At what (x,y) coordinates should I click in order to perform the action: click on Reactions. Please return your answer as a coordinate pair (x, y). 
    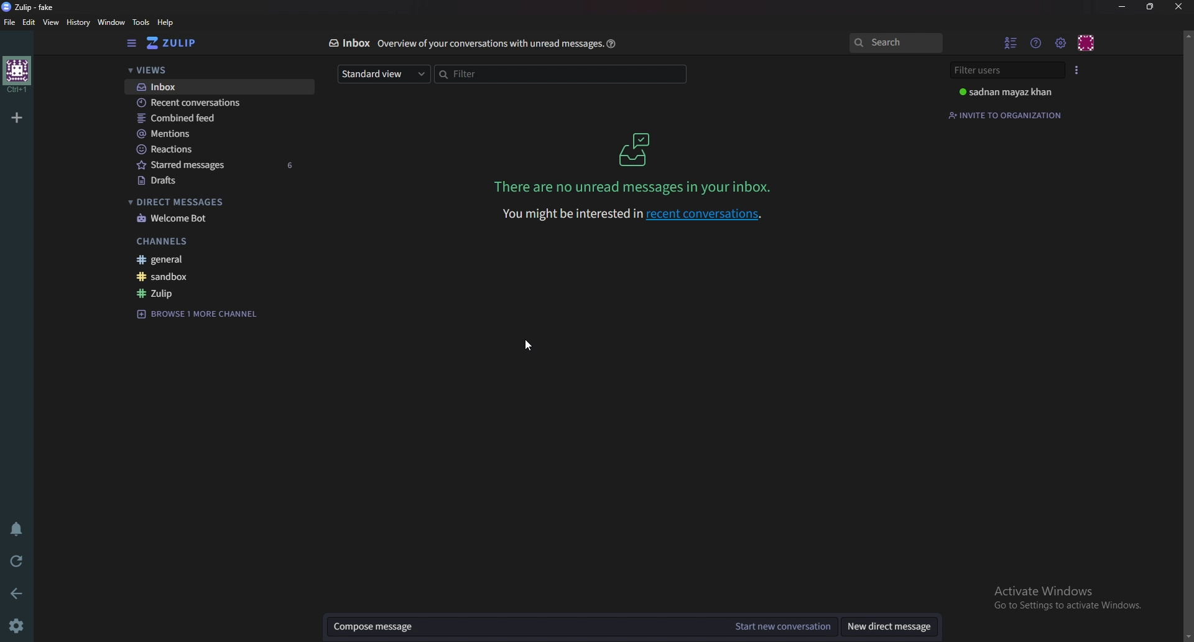
    Looking at the image, I should click on (224, 149).